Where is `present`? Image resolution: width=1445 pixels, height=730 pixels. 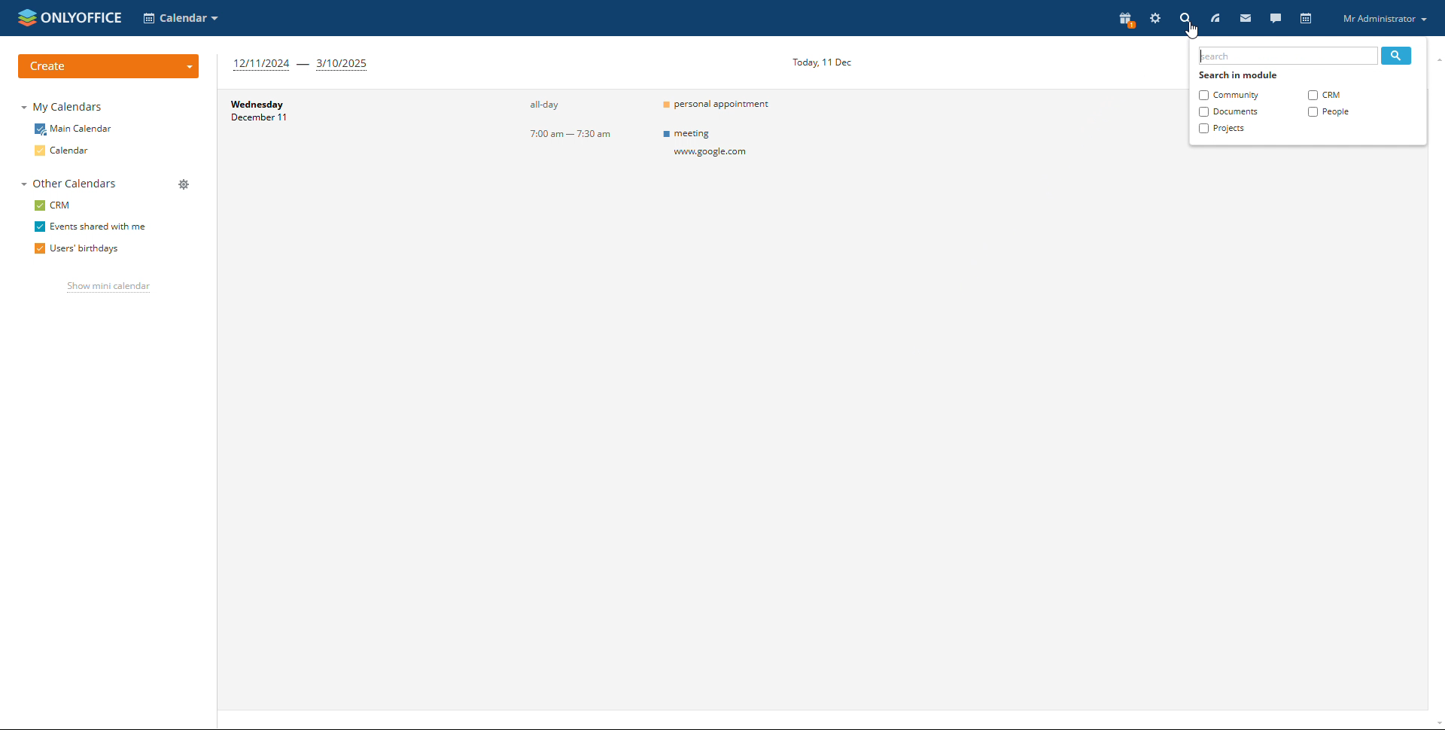 present is located at coordinates (1125, 20).